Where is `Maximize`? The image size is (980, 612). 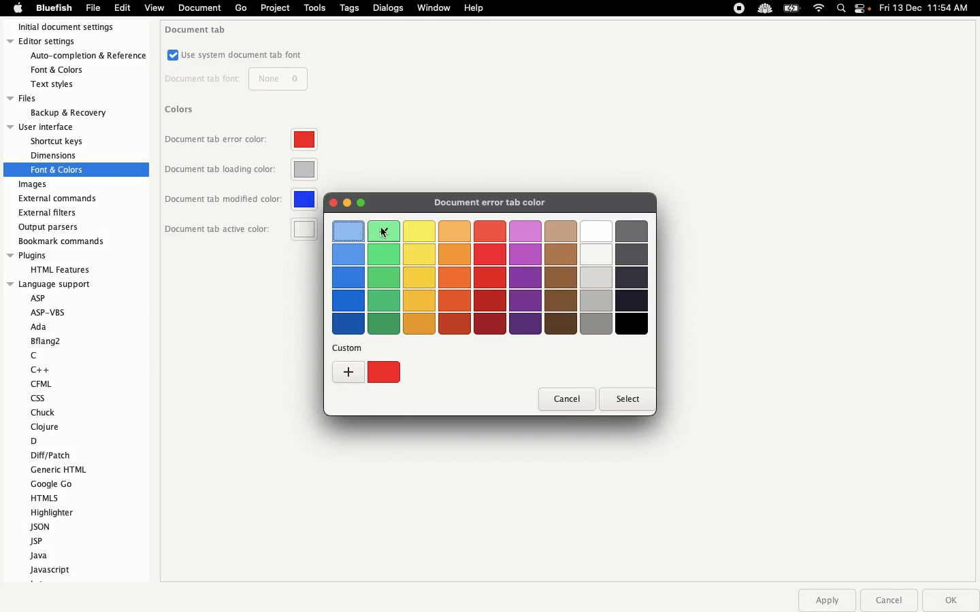
Maximize is located at coordinates (361, 202).